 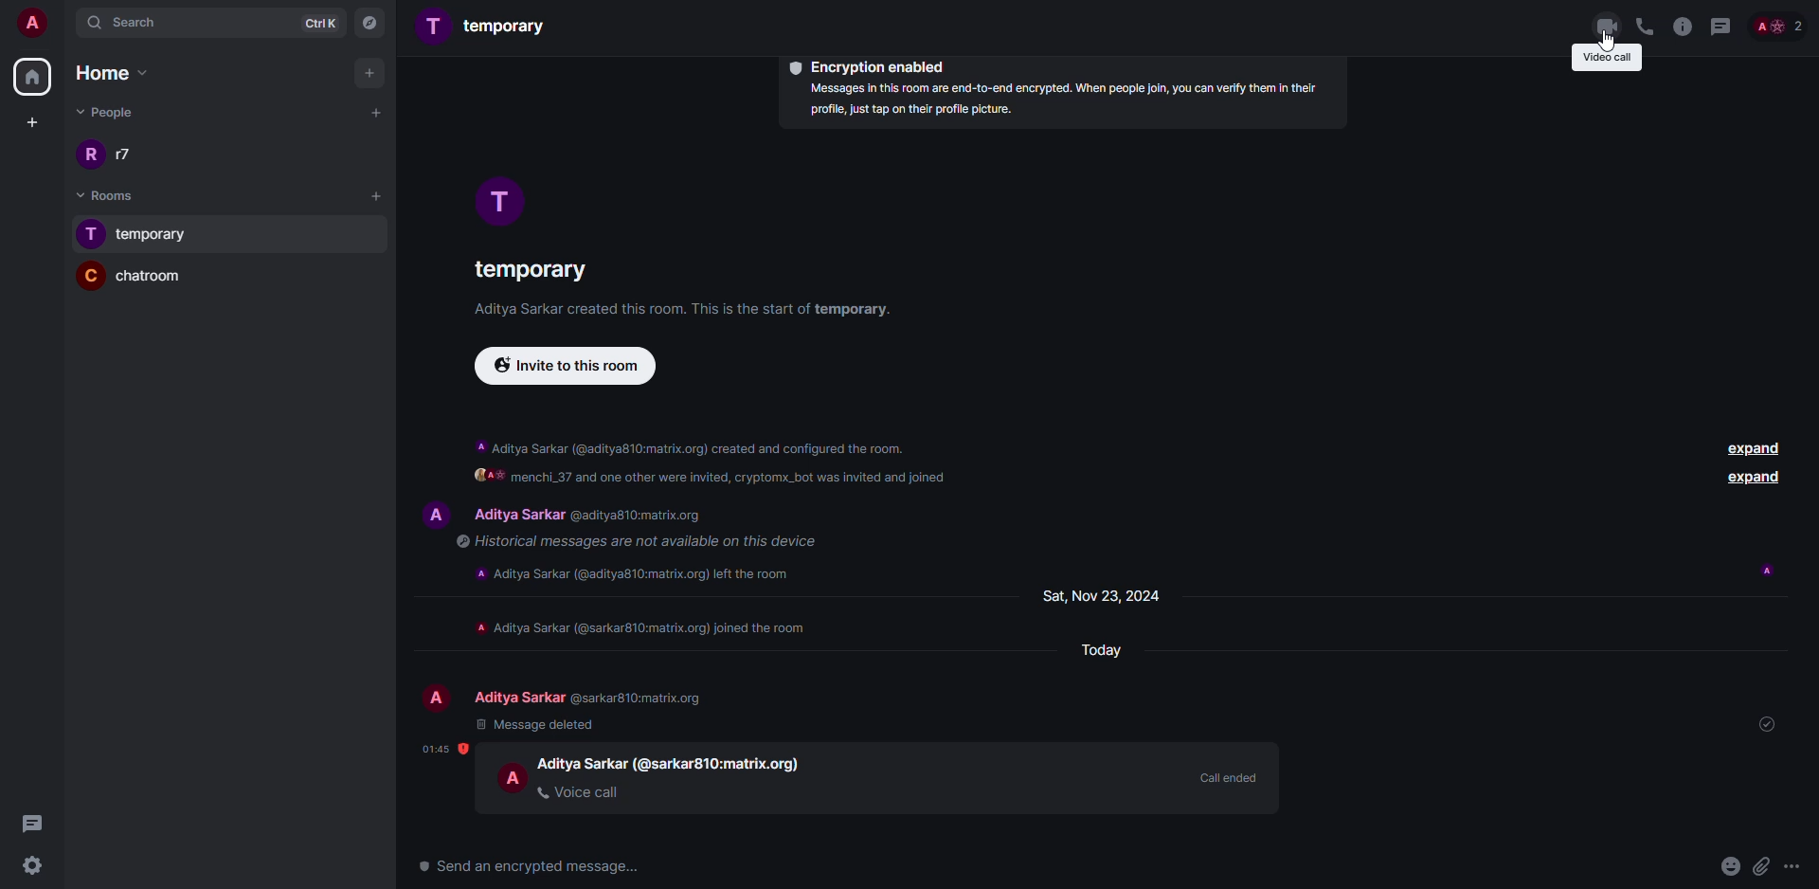 I want to click on day, so click(x=1102, y=596).